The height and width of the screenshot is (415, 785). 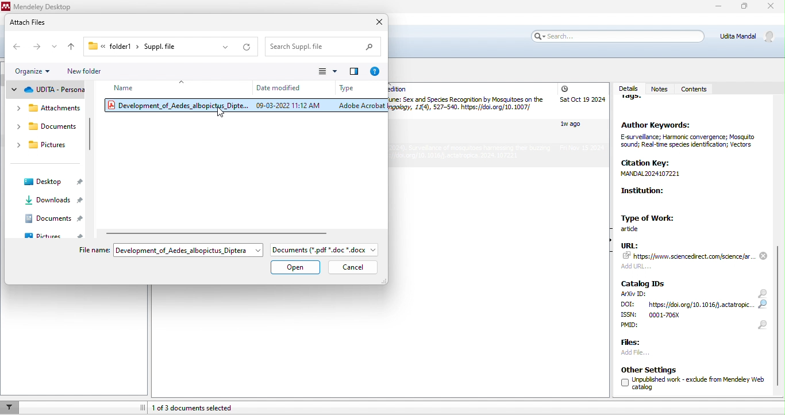 I want to click on file name, so click(x=91, y=249).